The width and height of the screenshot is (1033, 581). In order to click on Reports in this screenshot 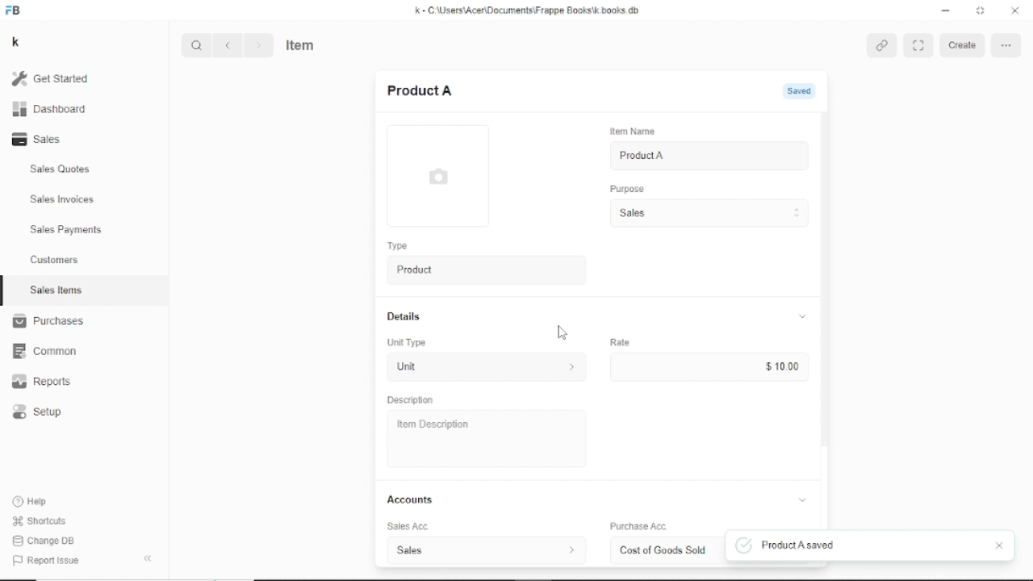, I will do `click(42, 381)`.